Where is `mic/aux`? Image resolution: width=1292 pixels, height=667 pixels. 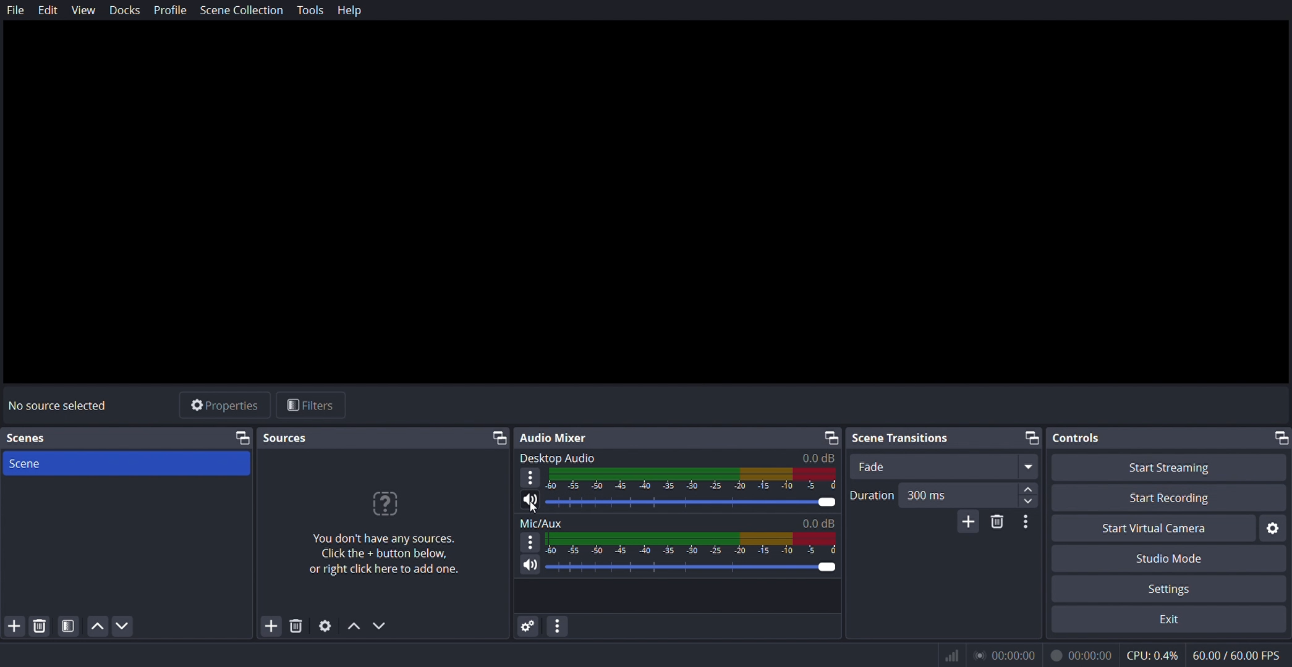 mic/aux is located at coordinates (678, 524).